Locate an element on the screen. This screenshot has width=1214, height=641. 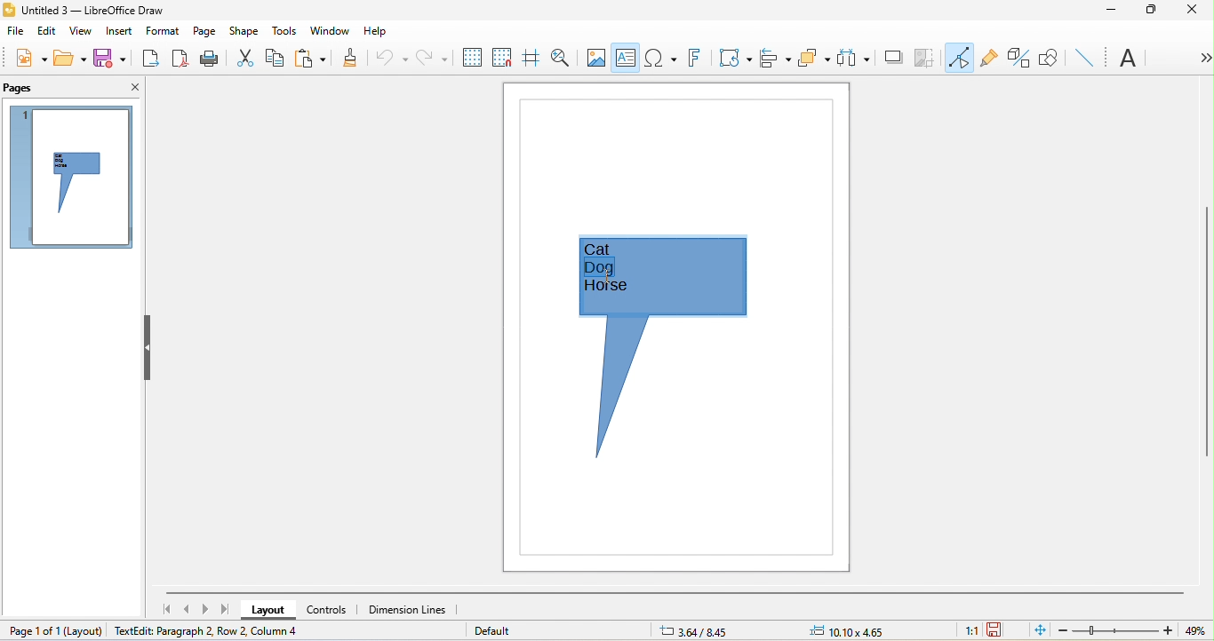
copy is located at coordinates (276, 58).